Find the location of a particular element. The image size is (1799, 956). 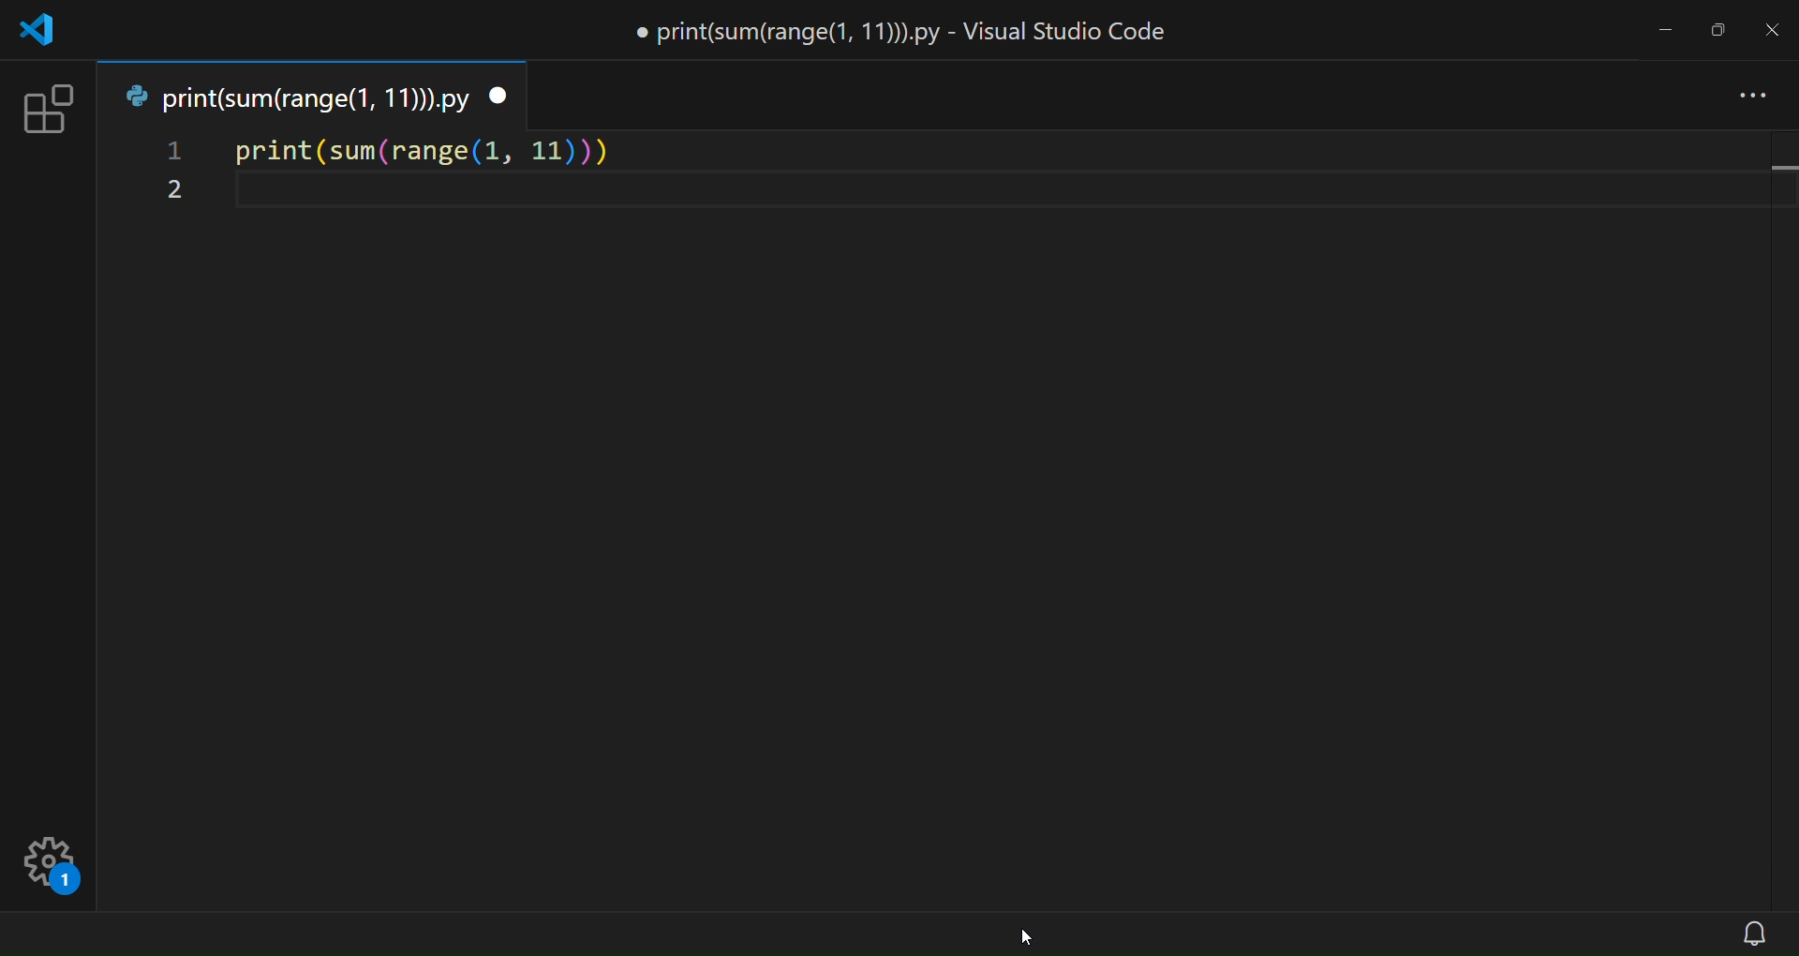

cursor is located at coordinates (1023, 932).